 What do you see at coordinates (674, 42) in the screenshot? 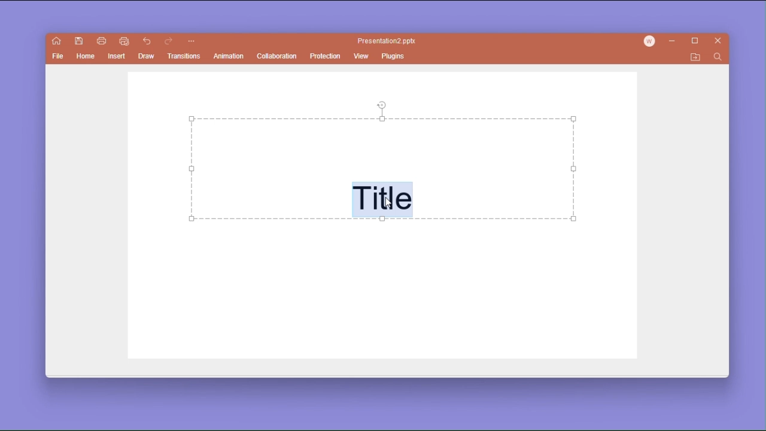
I see `minimize` at bounding box center [674, 42].